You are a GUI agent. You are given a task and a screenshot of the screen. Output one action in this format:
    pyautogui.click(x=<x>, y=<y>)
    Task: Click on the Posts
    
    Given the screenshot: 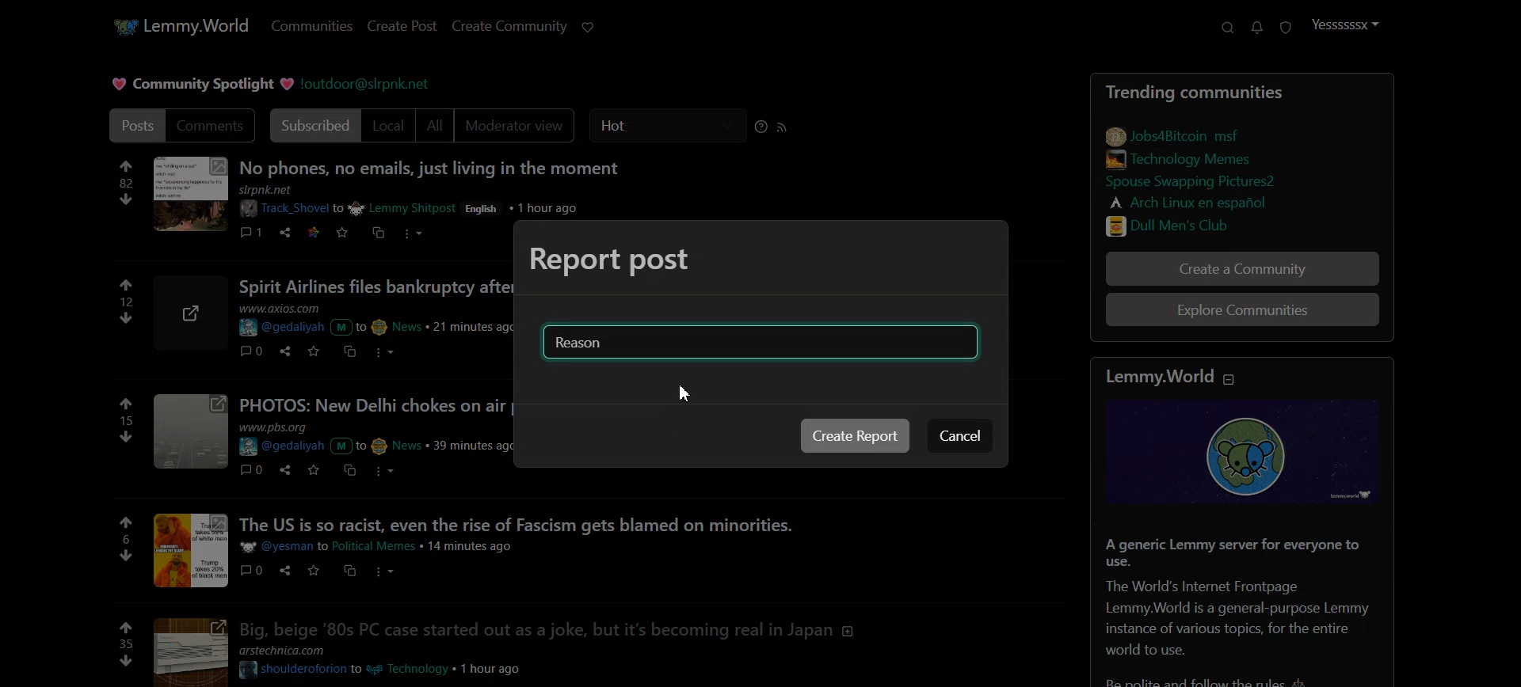 What is the action you would take?
    pyautogui.click(x=1241, y=89)
    